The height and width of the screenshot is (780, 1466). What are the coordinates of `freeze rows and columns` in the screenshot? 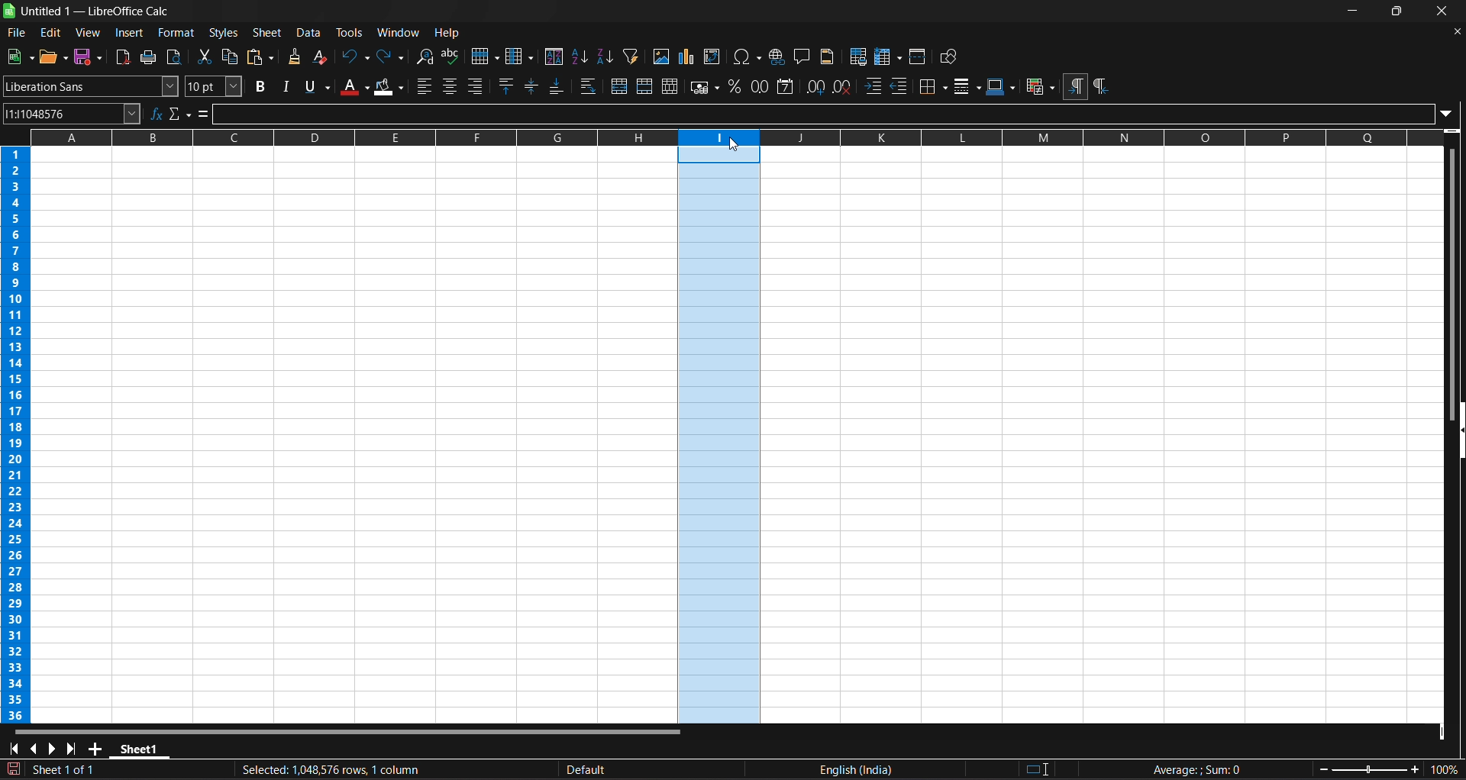 It's located at (889, 56).